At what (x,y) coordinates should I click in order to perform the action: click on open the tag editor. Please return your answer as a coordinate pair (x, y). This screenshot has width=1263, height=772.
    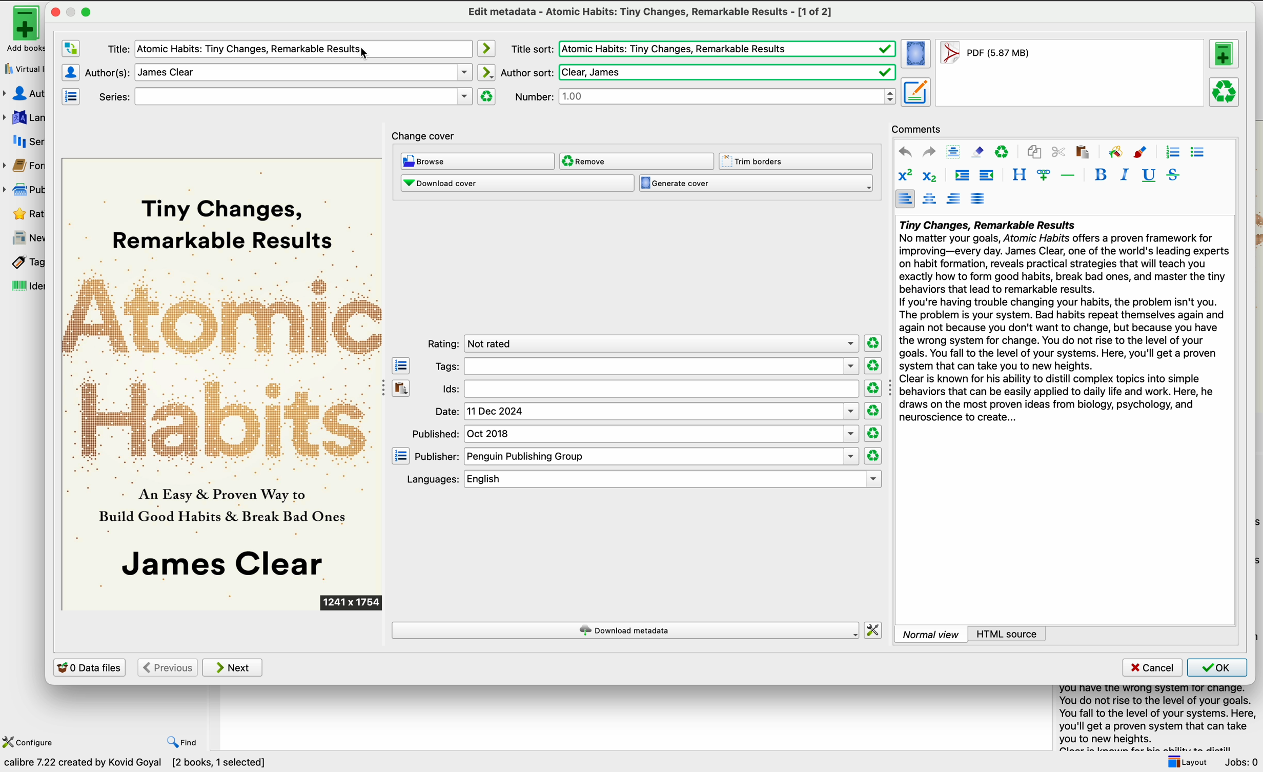
    Looking at the image, I should click on (401, 365).